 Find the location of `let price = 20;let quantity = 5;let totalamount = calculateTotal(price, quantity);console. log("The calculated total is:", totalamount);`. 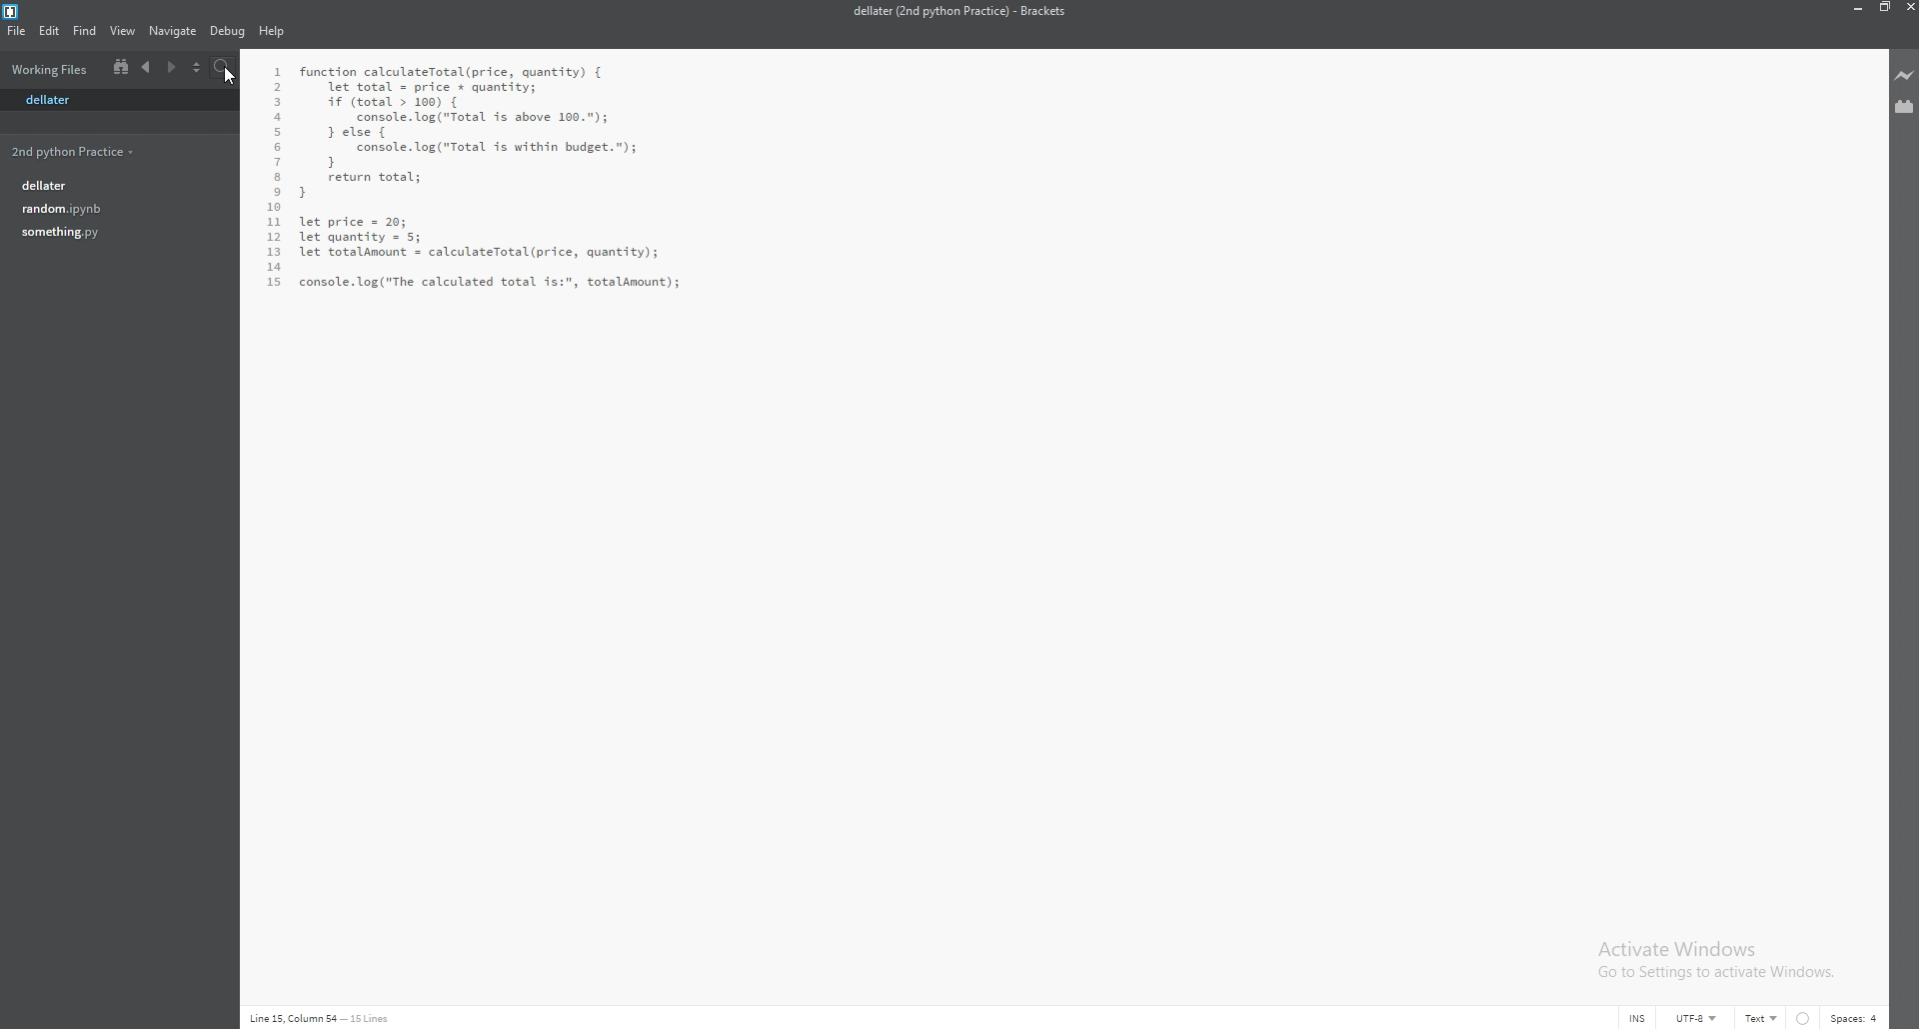

let price = 20;let quantity = 5;let totalamount = calculateTotal(price, quantity);console. log("The calculated total is:", totalamount); is located at coordinates (484, 252).